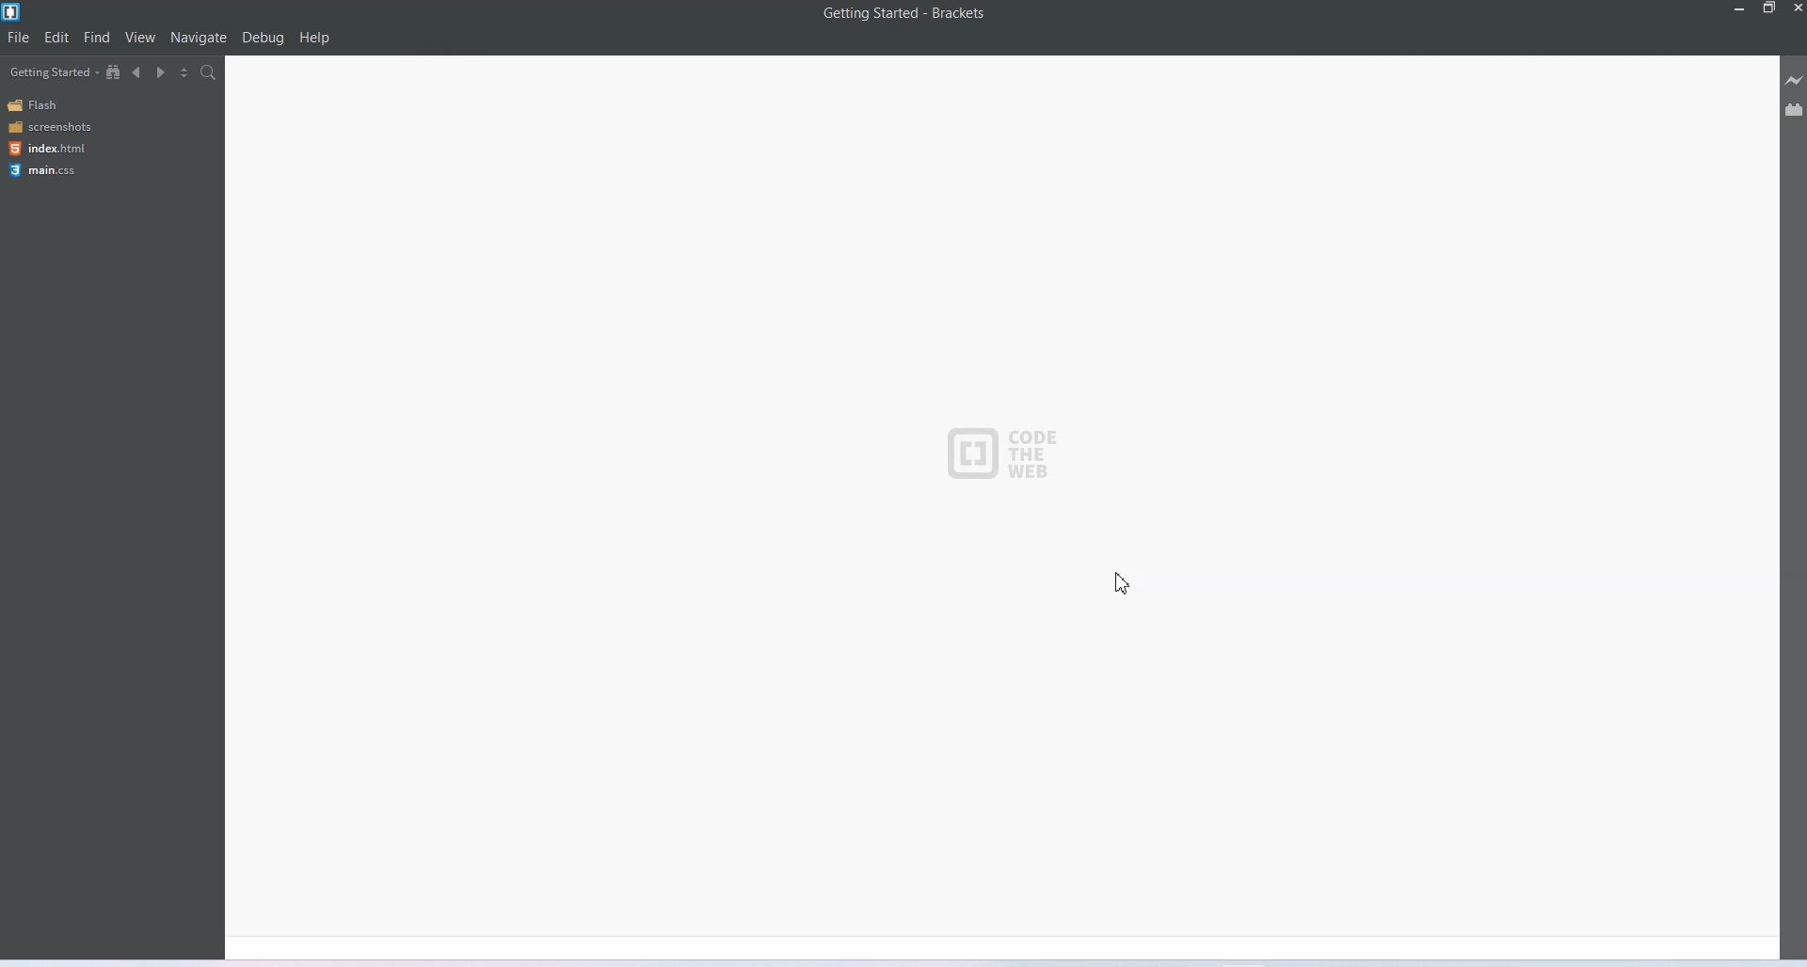 This screenshot has height=967, width=1807. I want to click on Debug, so click(264, 37).